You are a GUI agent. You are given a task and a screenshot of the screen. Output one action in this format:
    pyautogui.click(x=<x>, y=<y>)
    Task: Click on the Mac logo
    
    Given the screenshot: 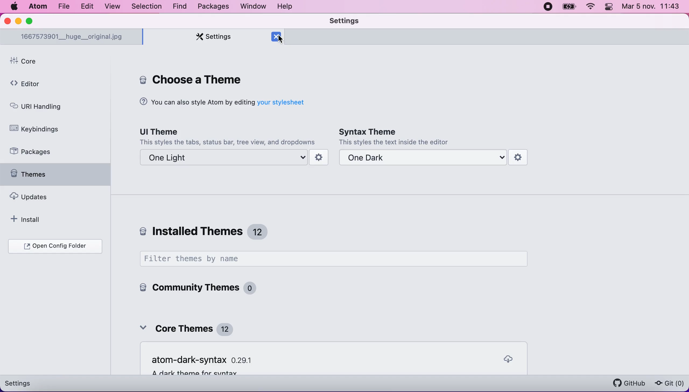 What is the action you would take?
    pyautogui.click(x=15, y=6)
    